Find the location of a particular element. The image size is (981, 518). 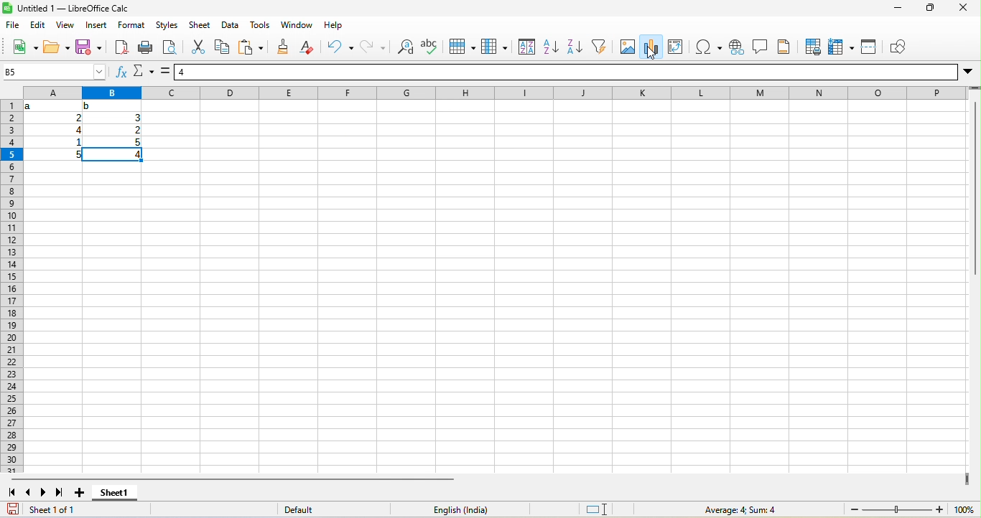

clone formatting is located at coordinates (282, 46).